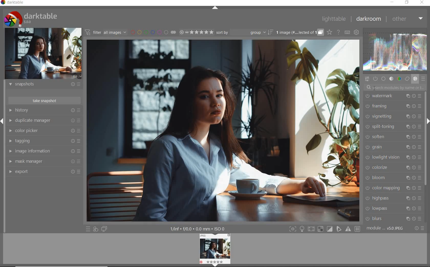  Describe the element at coordinates (44, 151) in the screenshot. I see `image information` at that location.